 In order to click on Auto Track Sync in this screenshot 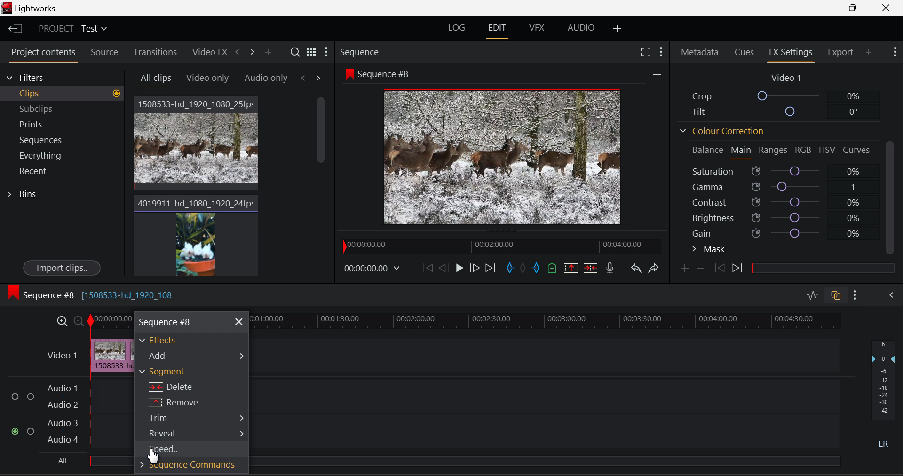, I will do `click(836, 296)`.